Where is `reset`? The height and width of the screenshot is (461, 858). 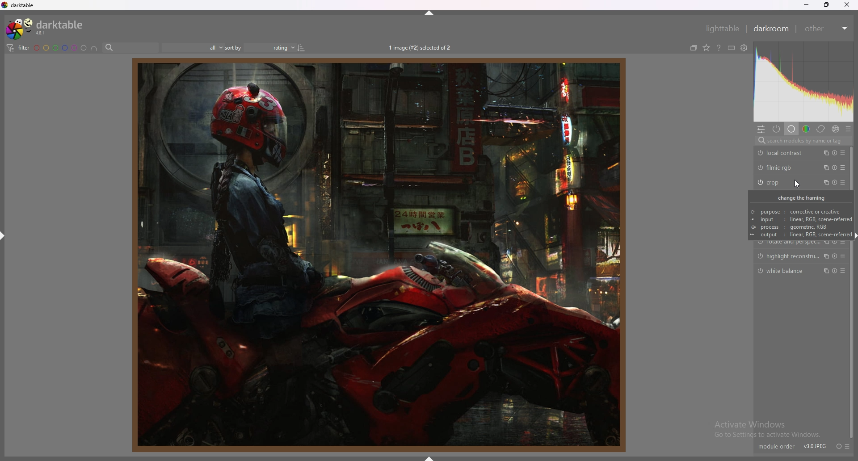
reset is located at coordinates (834, 256).